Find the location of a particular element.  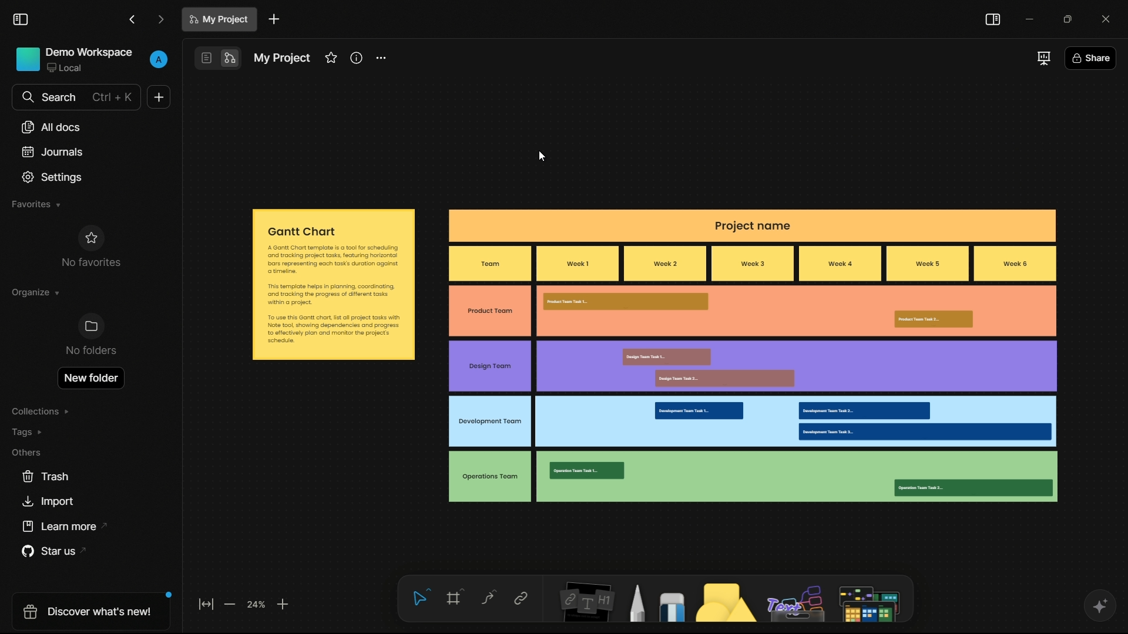

pencils and pens is located at coordinates (639, 603).